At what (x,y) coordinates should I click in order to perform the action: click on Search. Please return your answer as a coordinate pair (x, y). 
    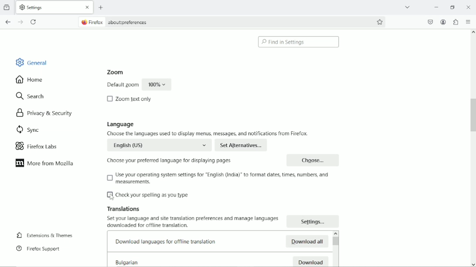
    Looking at the image, I should click on (33, 96).